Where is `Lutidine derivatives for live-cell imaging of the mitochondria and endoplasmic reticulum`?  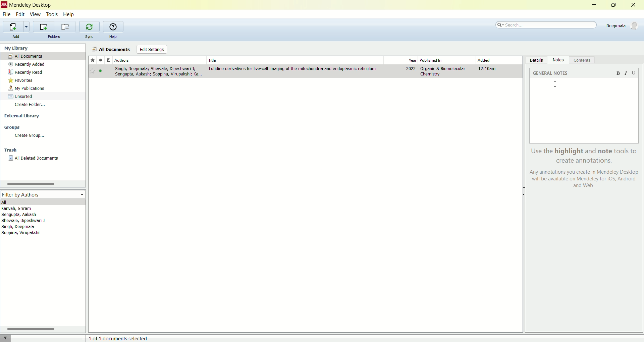 Lutidine derivatives for live-cell imaging of the mitochondria and endoplasmic reticulum is located at coordinates (293, 69).